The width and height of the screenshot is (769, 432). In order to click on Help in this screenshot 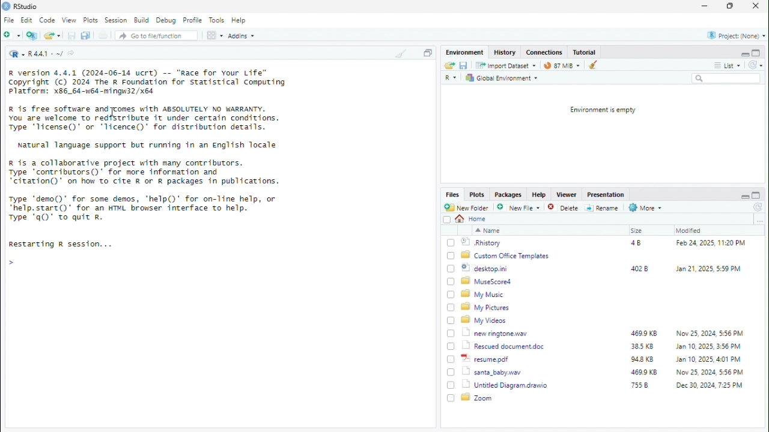, I will do `click(540, 195)`.